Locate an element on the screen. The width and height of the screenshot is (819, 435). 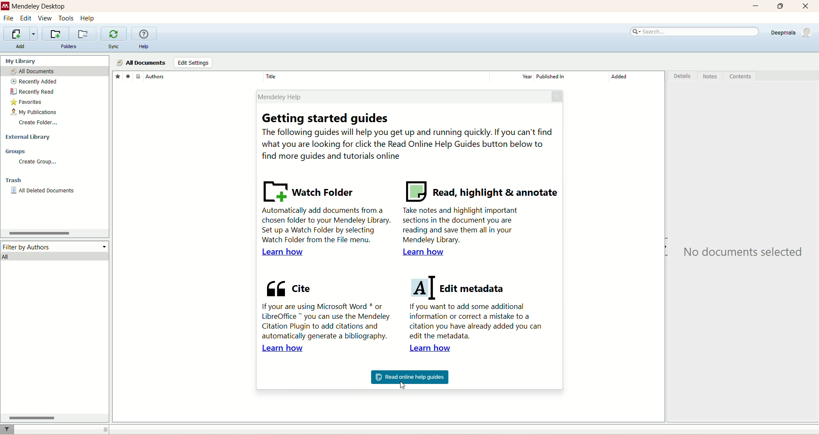
synchronize library with mendeley web is located at coordinates (114, 34).